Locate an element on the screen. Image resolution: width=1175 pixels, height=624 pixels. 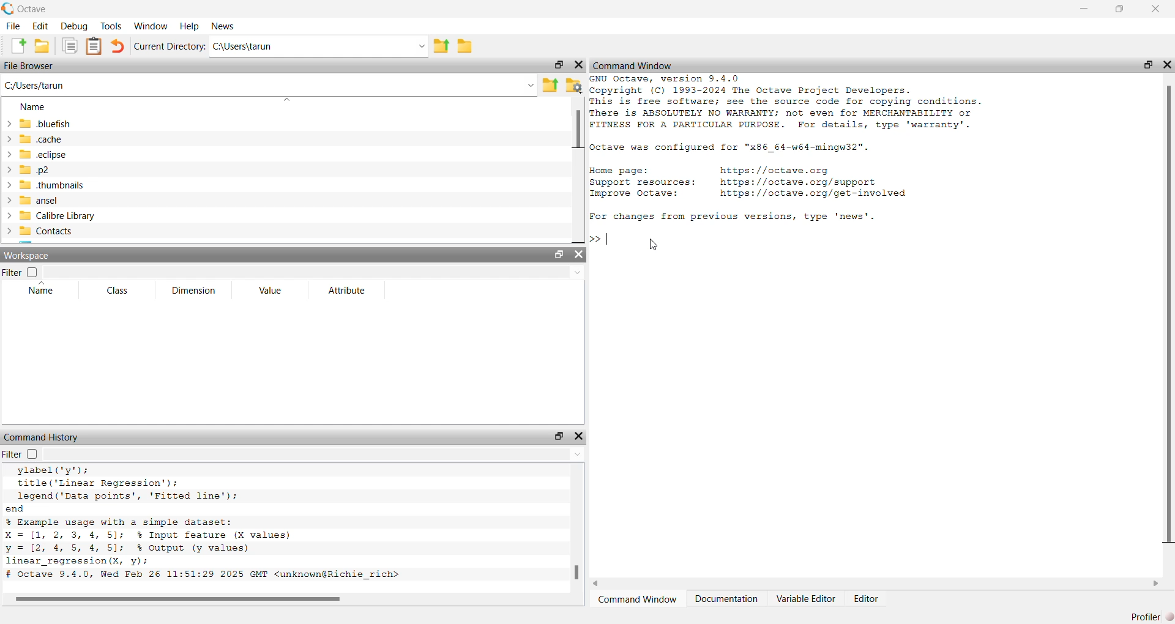
move right is located at coordinates (1158, 584).